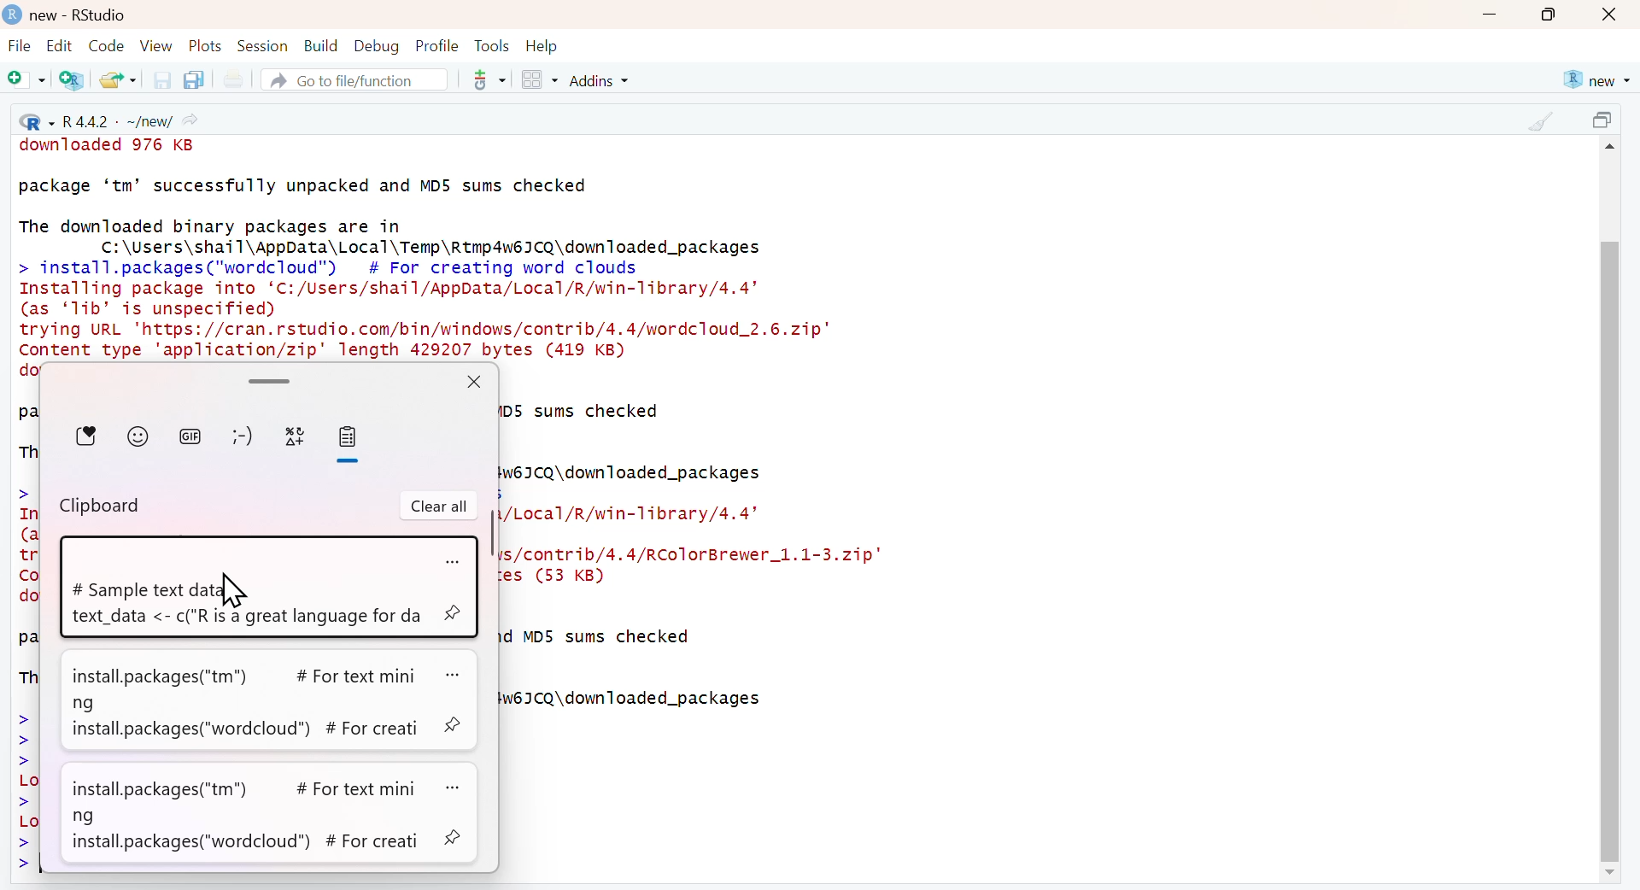 The width and height of the screenshot is (1640, 890). I want to click on Save the current document, so click(163, 79).